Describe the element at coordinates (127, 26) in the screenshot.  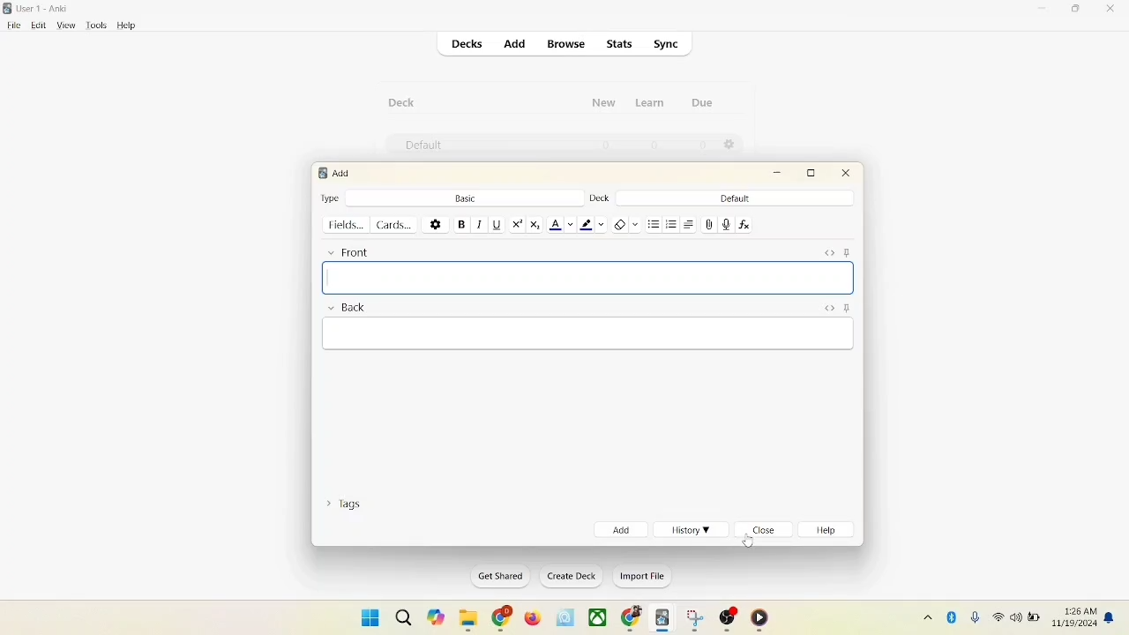
I see `help` at that location.